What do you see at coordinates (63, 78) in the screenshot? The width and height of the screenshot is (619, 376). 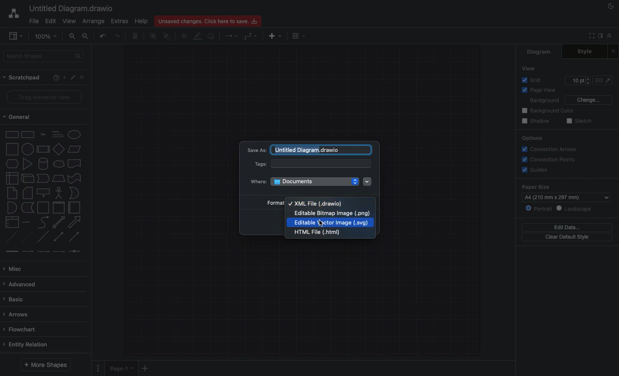 I see `Add` at bounding box center [63, 78].